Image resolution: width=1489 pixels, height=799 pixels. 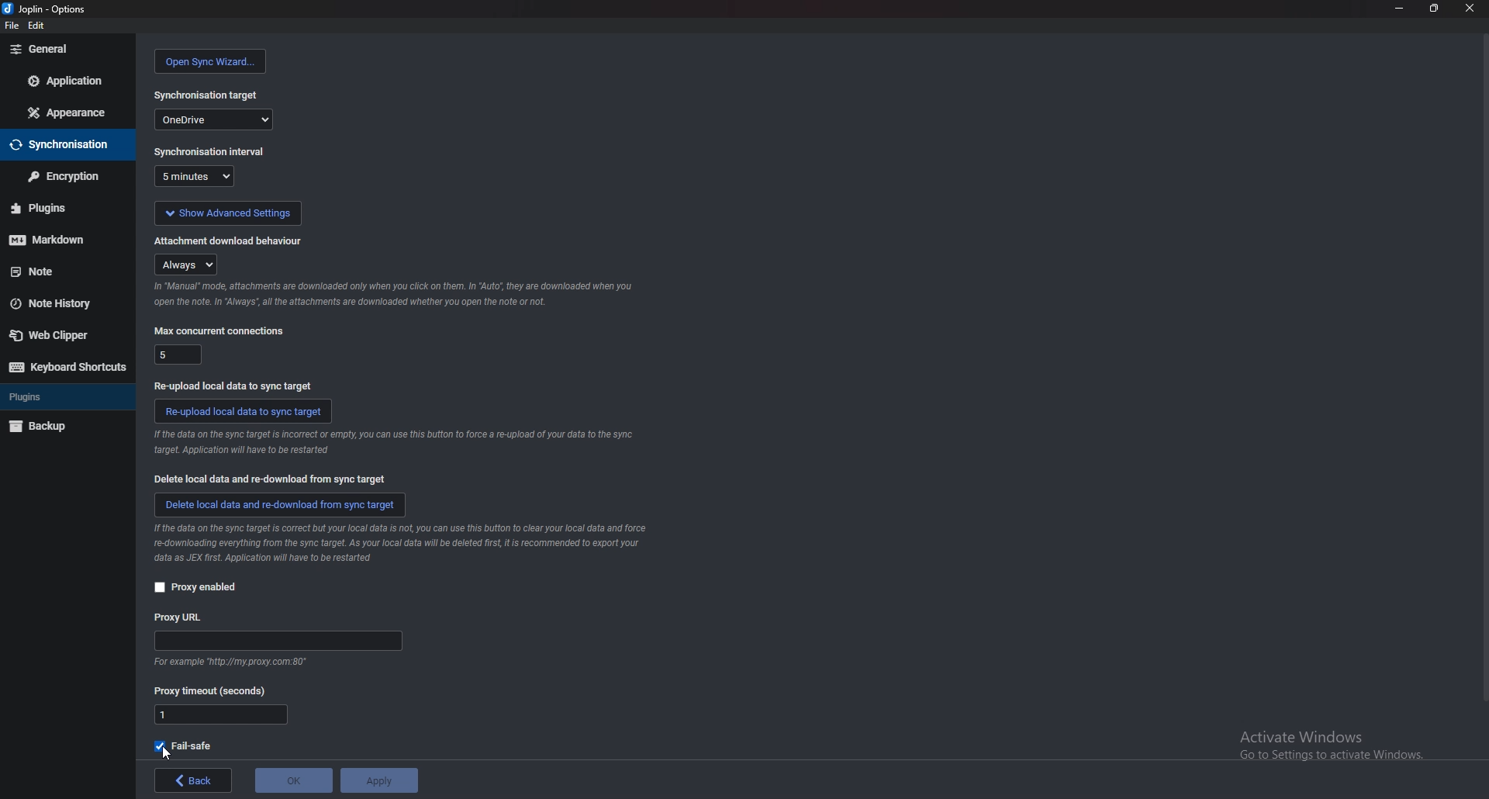 What do you see at coordinates (62, 335) in the screenshot?
I see `web clipper` at bounding box center [62, 335].